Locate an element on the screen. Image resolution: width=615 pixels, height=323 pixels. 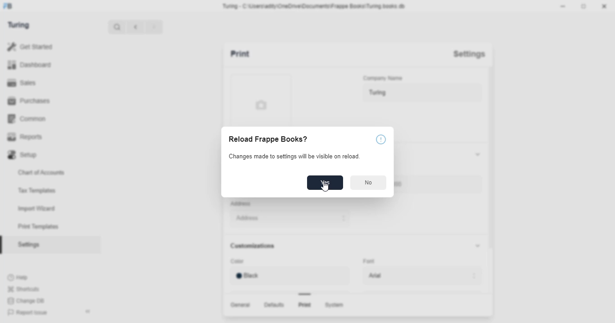
Chart of Accounts. is located at coordinates (49, 173).